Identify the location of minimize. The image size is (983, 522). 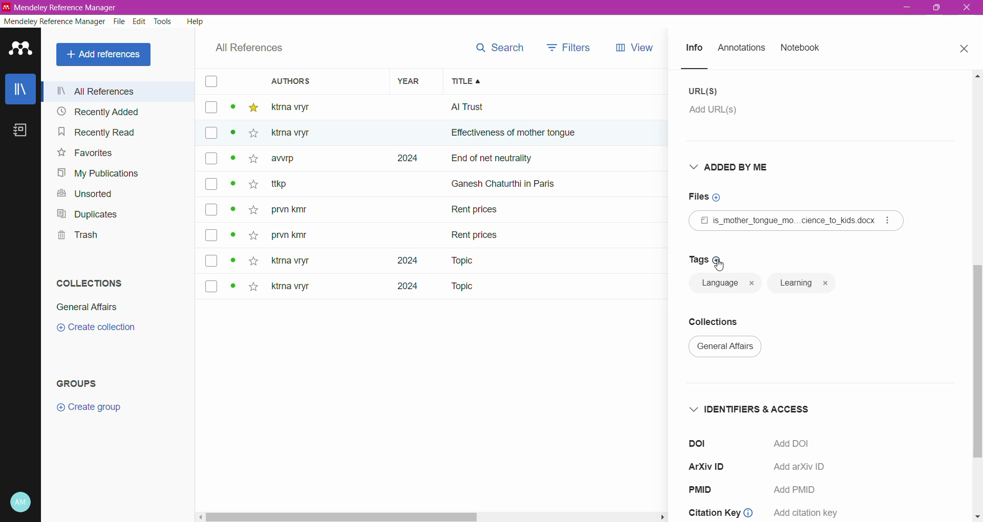
(908, 9).